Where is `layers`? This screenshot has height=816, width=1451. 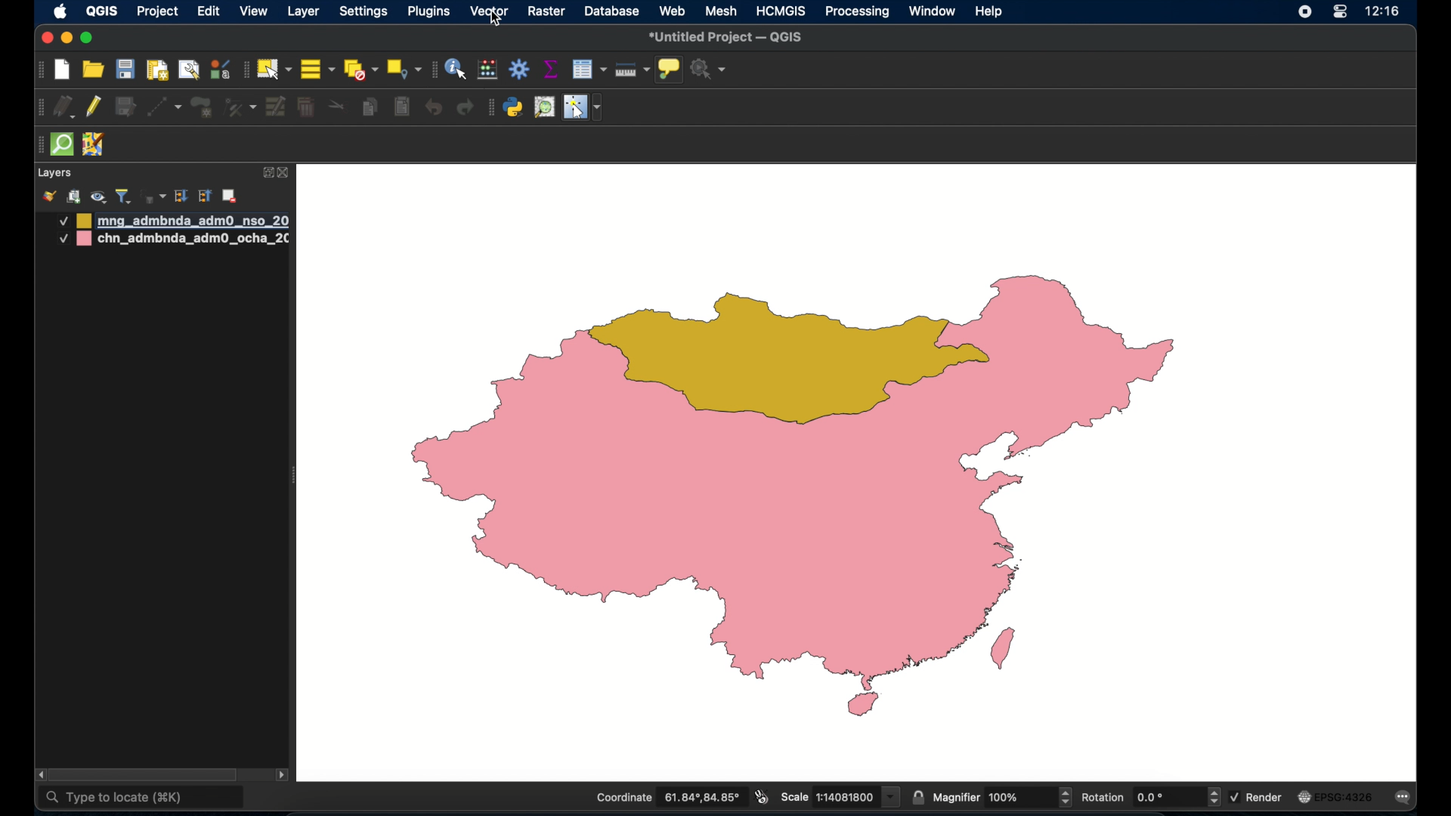
layers is located at coordinates (54, 174).